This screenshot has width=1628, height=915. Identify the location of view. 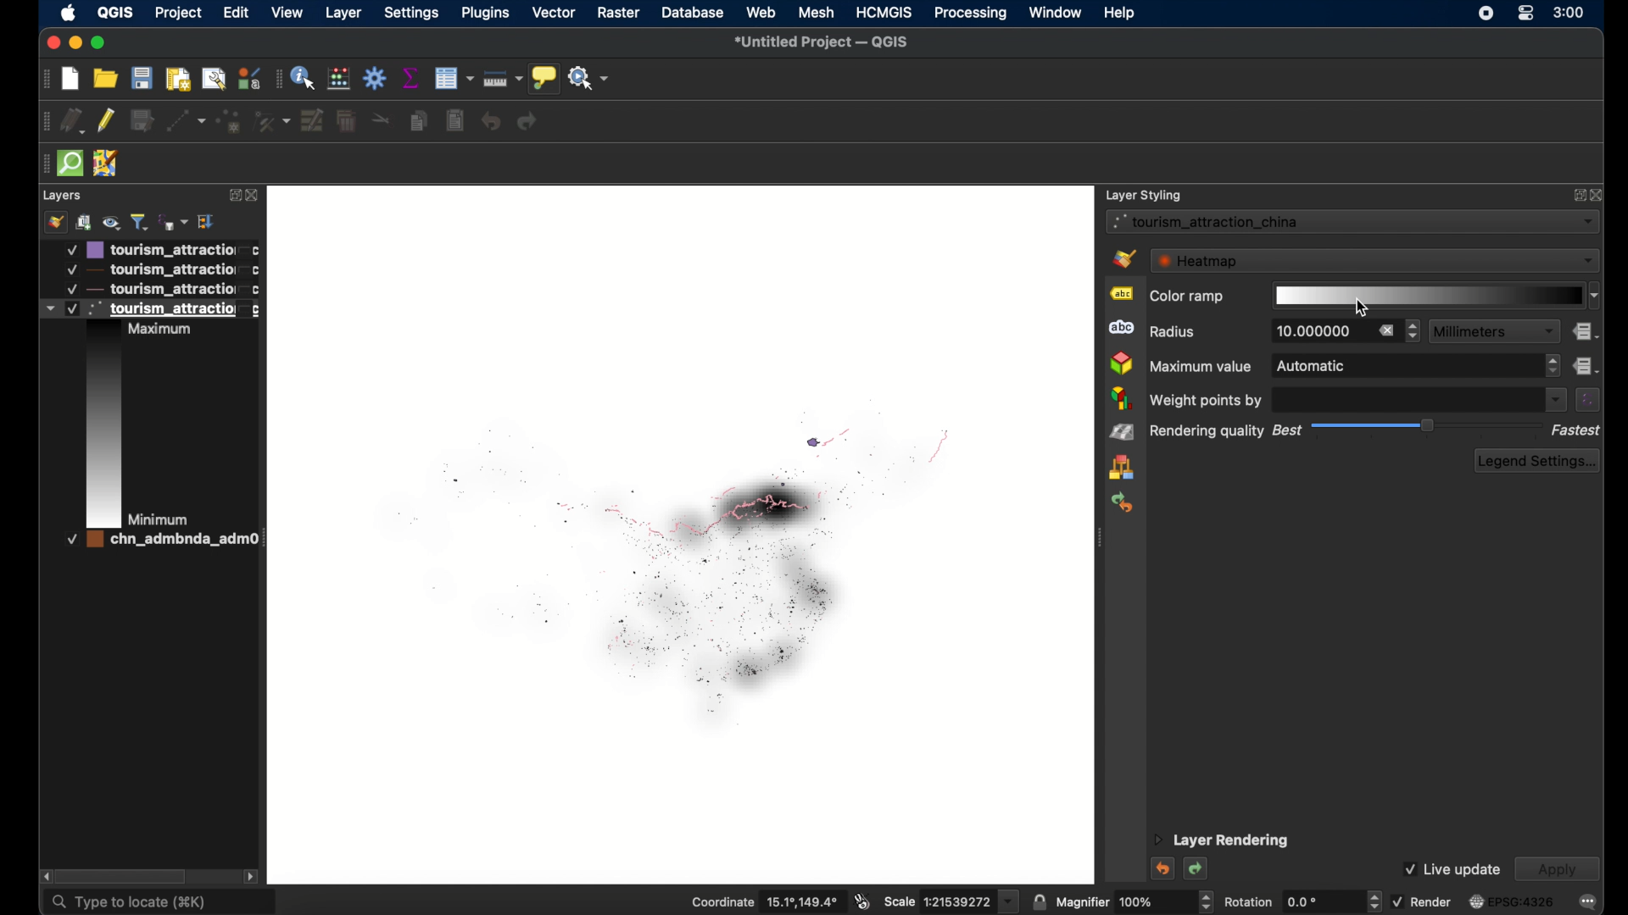
(289, 14).